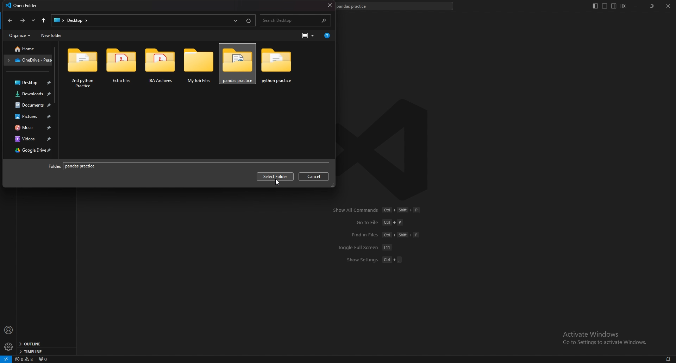  What do you see at coordinates (653, 6) in the screenshot?
I see `resize` at bounding box center [653, 6].